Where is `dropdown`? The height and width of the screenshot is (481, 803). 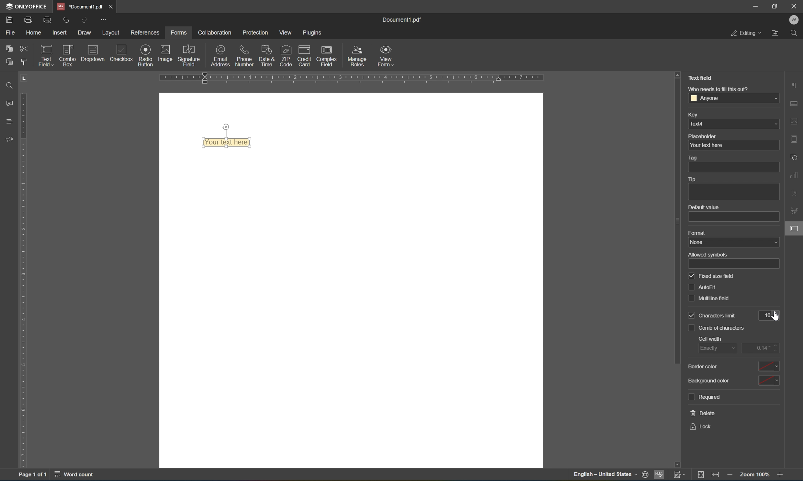
dropdown is located at coordinates (94, 52).